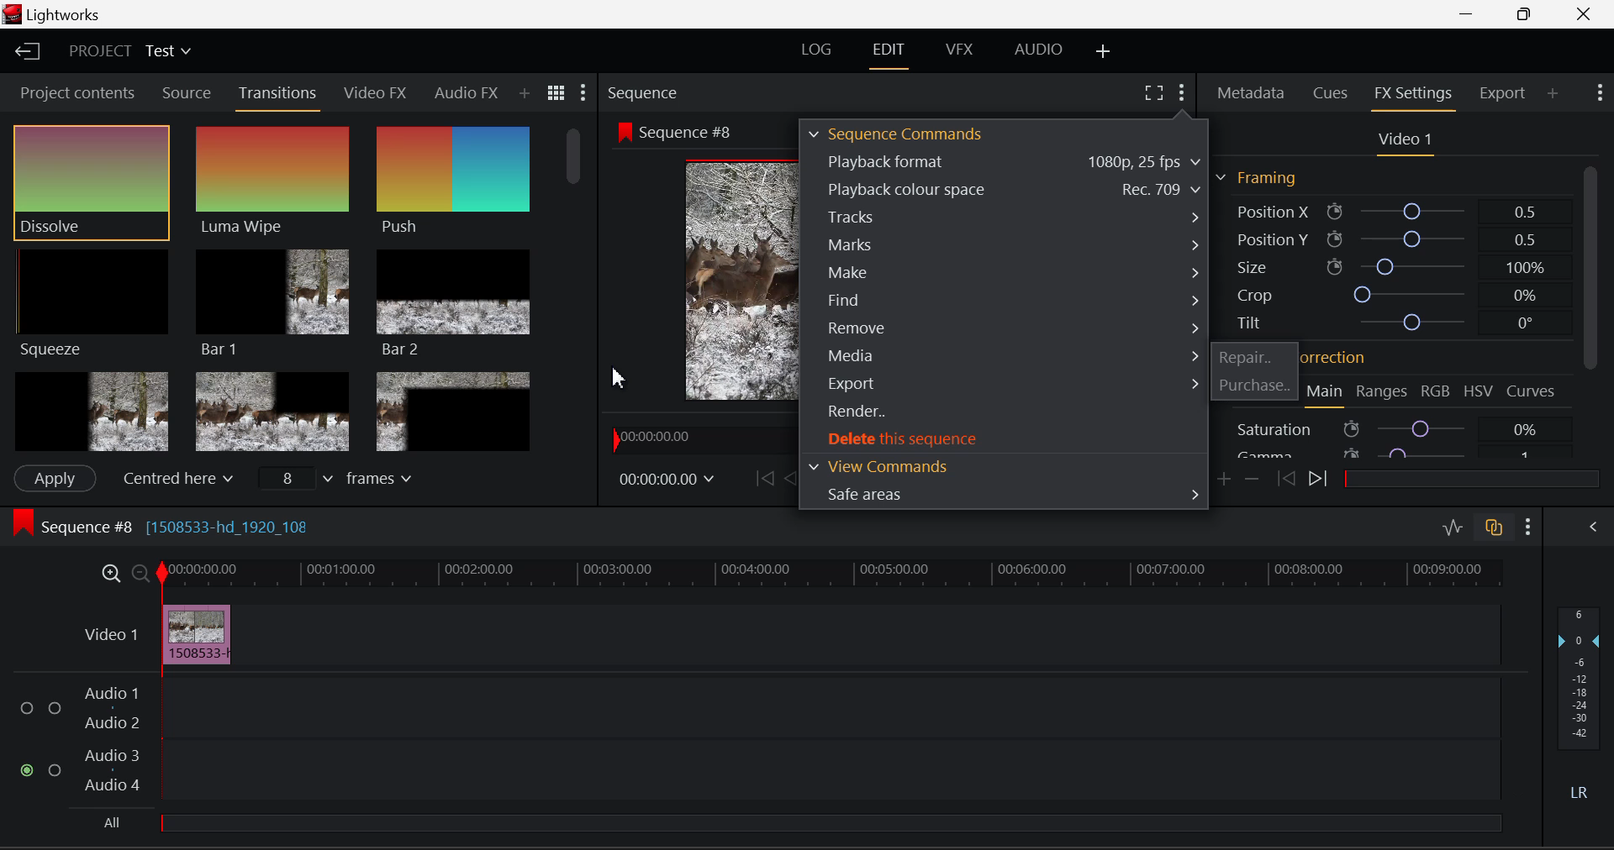  I want to click on Clip Inserted in Video Layer, so click(788, 633).